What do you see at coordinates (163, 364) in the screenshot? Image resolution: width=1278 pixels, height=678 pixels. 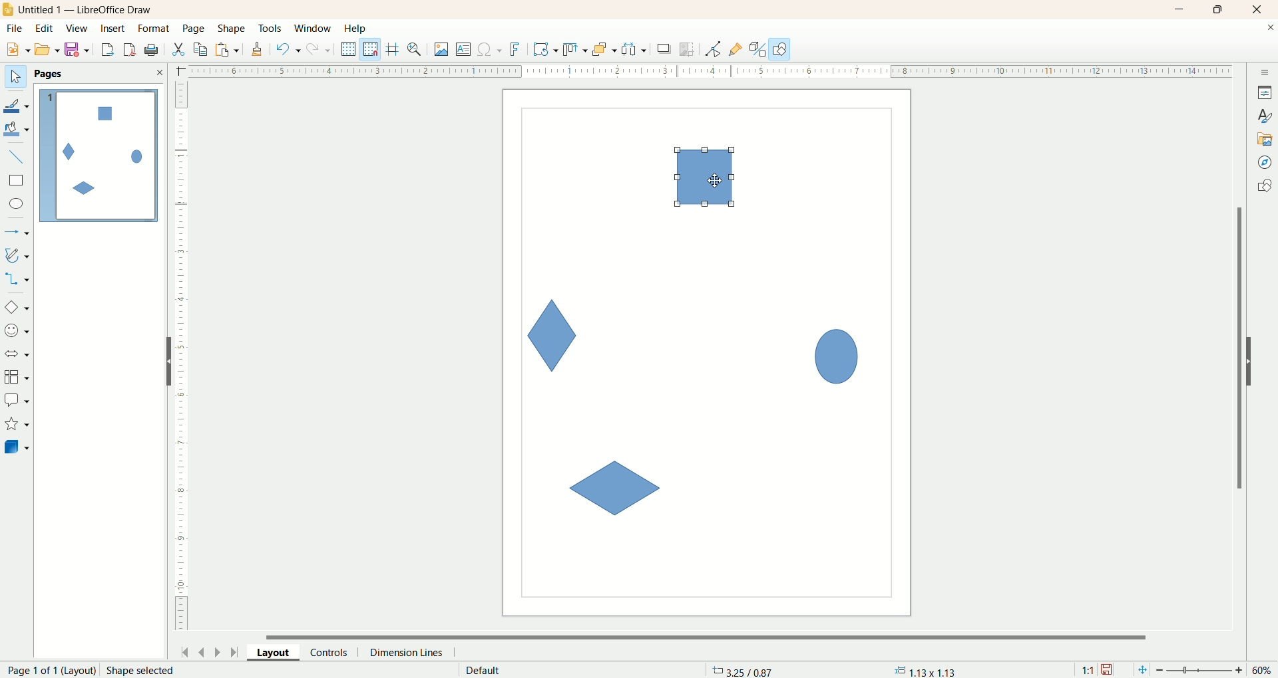 I see `hide` at bounding box center [163, 364].